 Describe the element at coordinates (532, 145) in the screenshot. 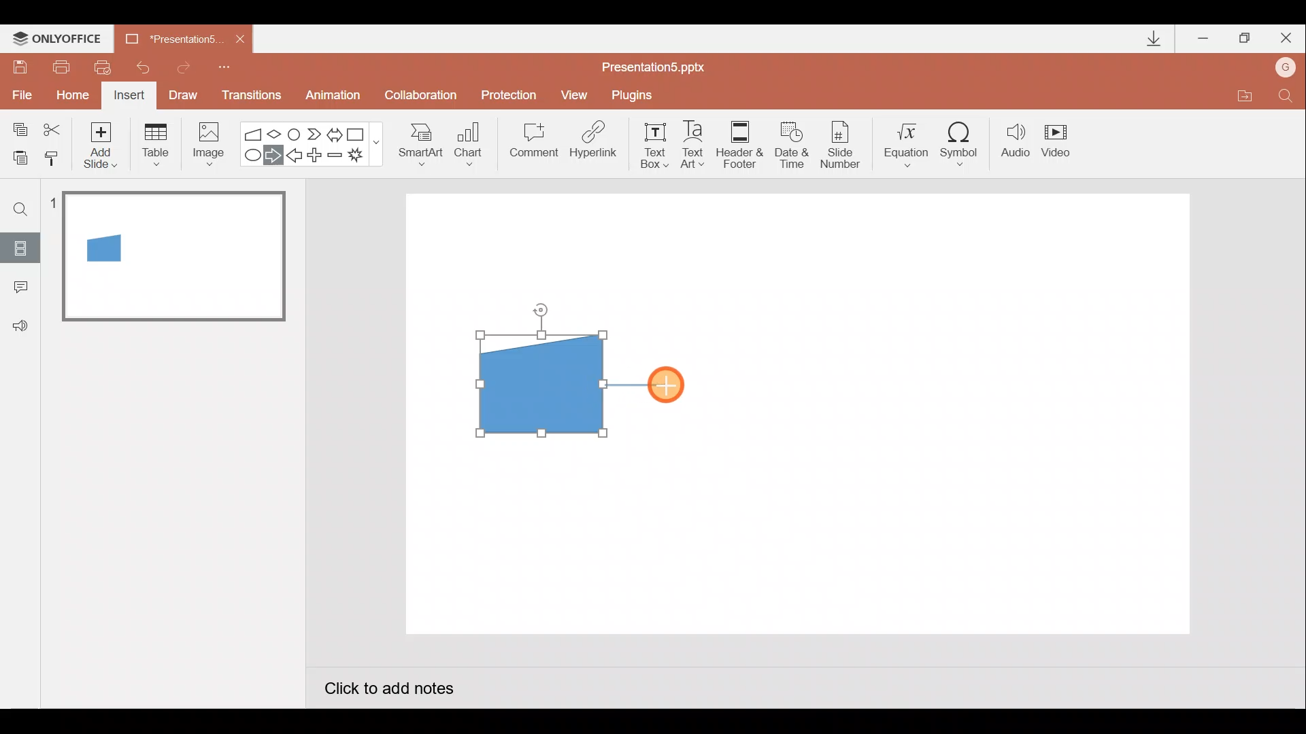

I see `Comment` at that location.